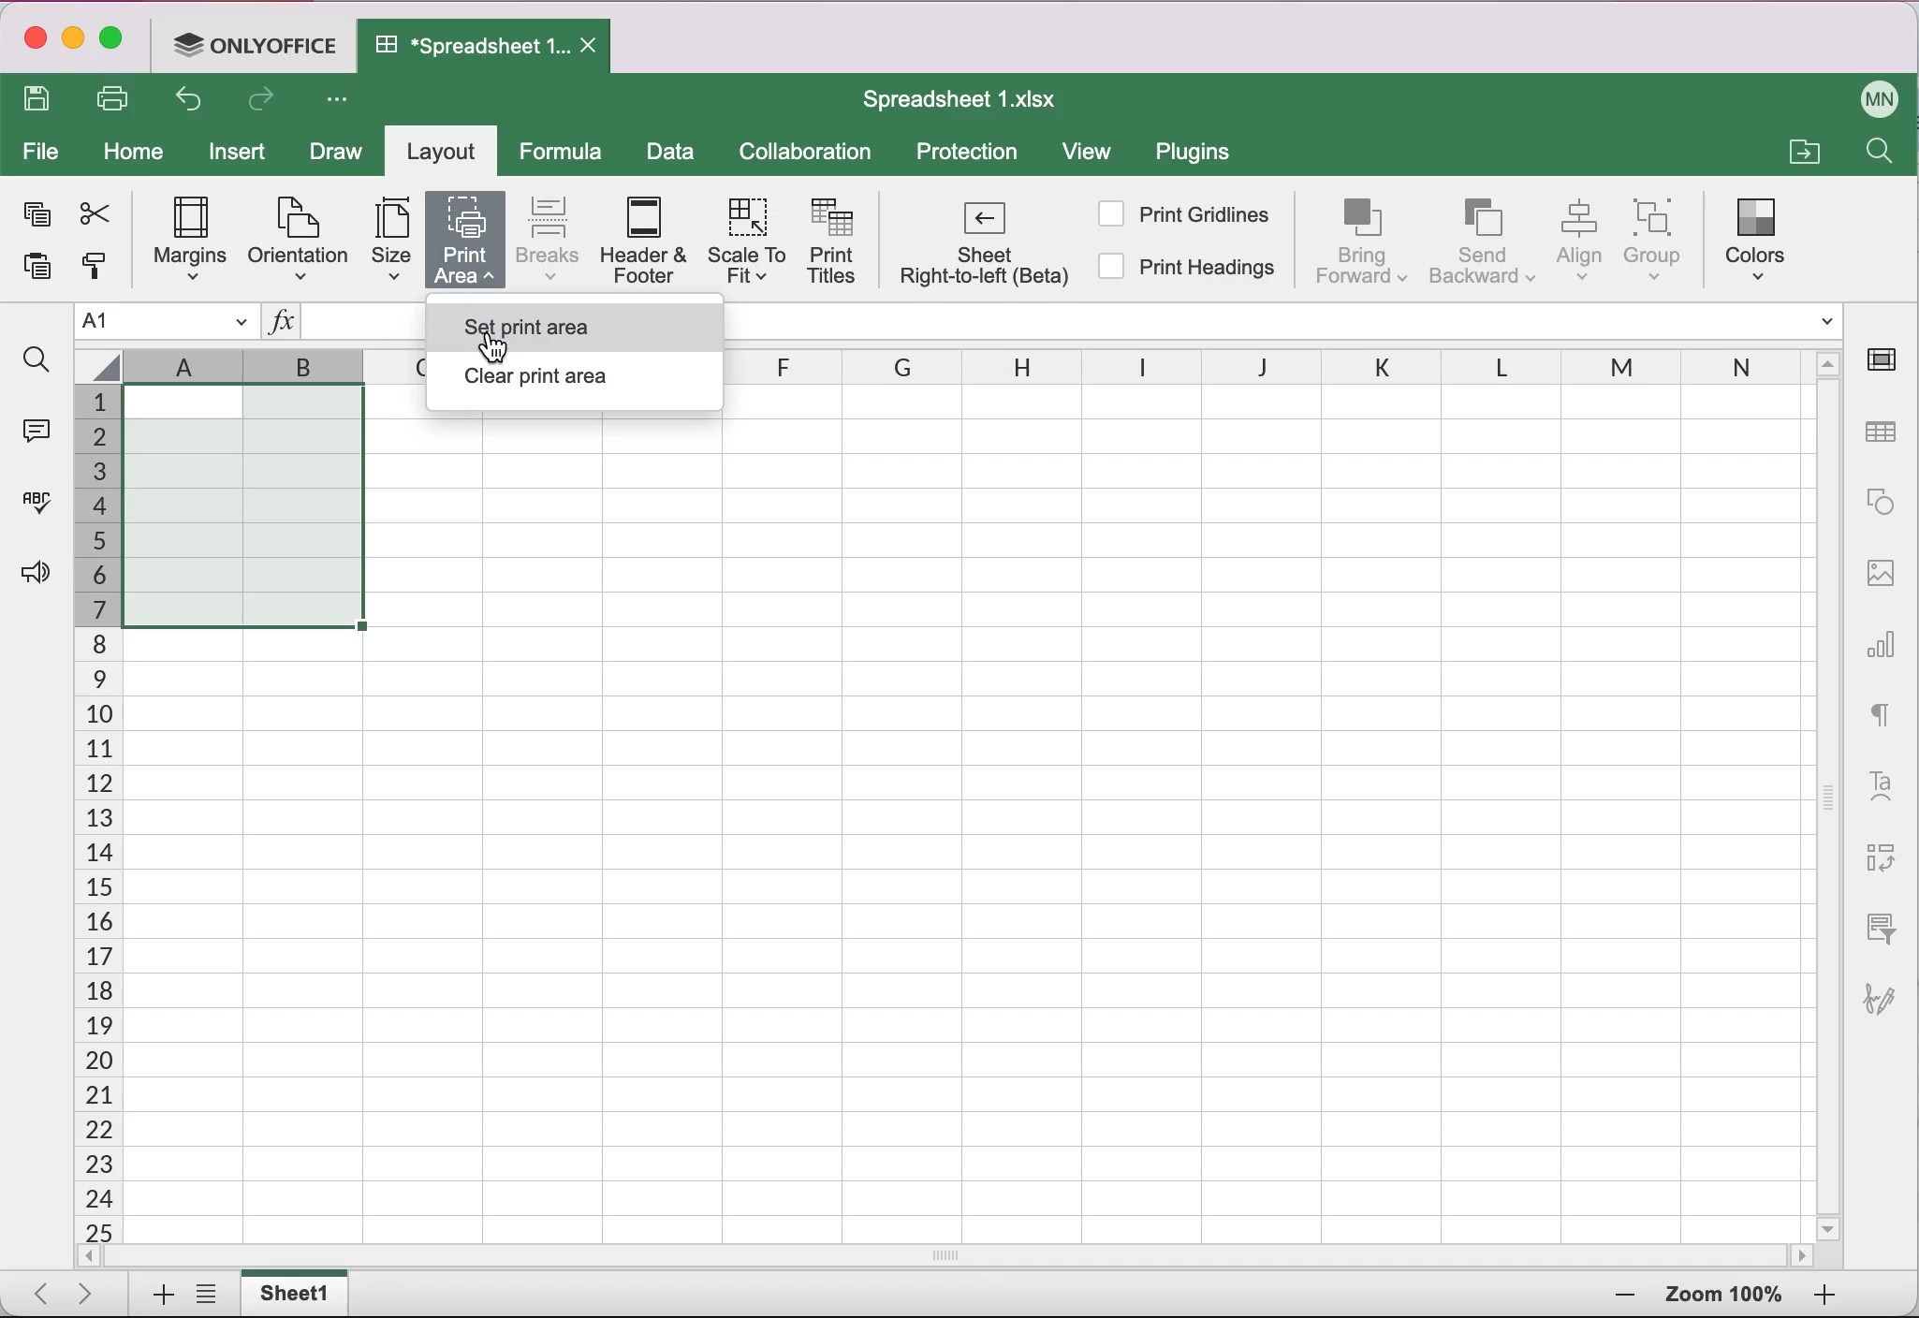 This screenshot has height=1318, width=1919. What do you see at coordinates (751, 245) in the screenshot?
I see `Scale to fit` at bounding box center [751, 245].